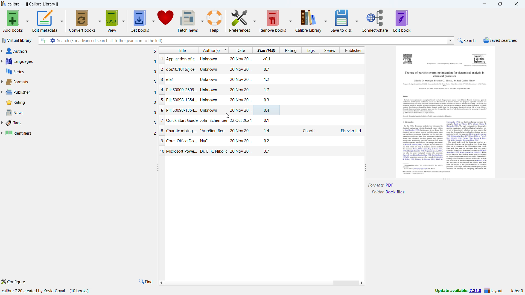 The width and height of the screenshot is (525, 295). Describe the element at coordinates (226, 50) in the screenshot. I see `change sorting order` at that location.